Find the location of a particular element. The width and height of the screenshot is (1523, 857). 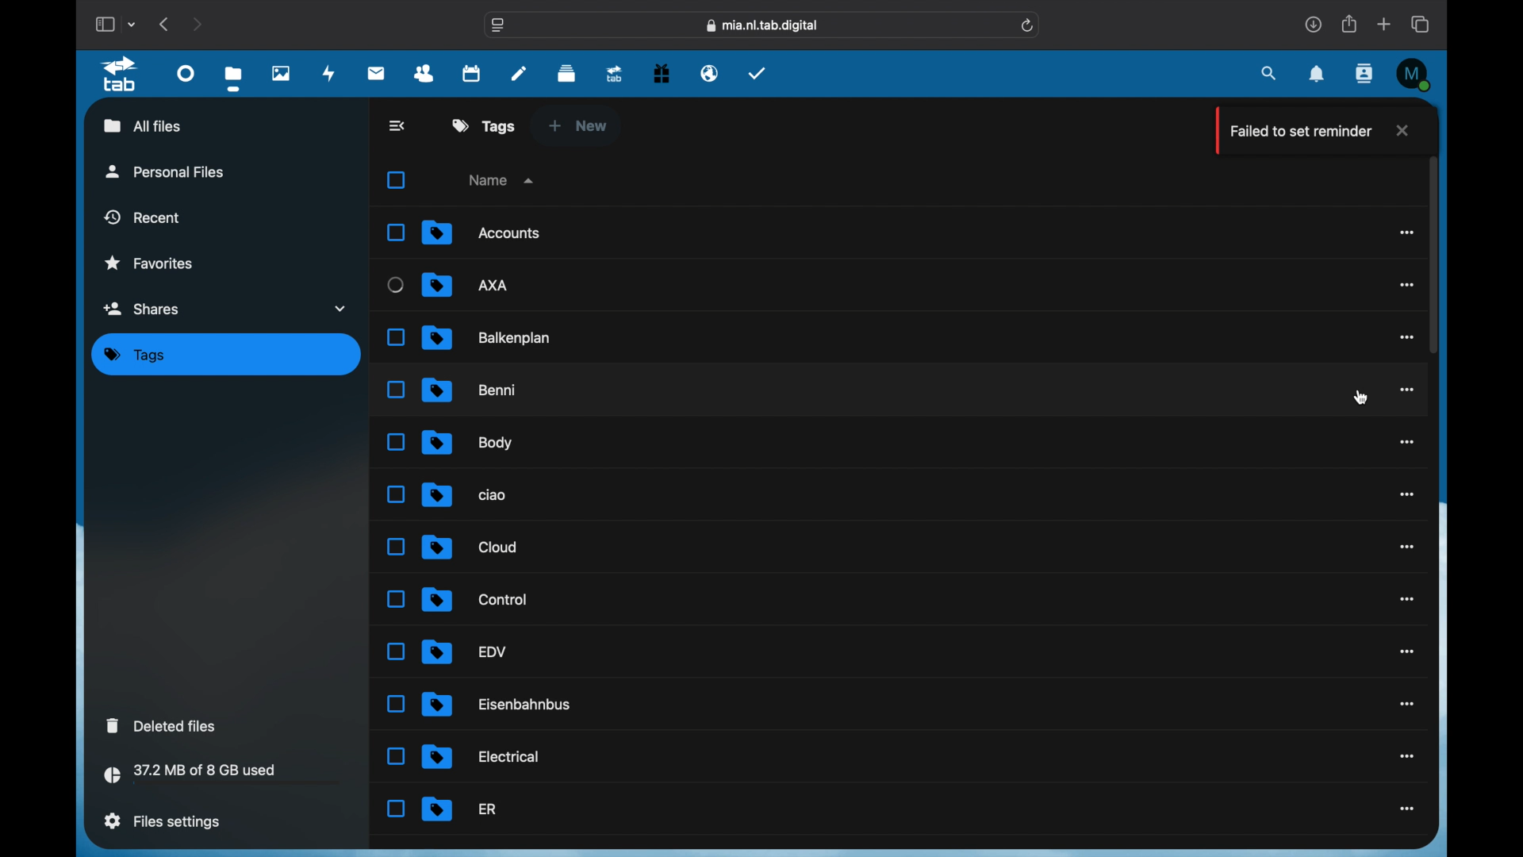

files is located at coordinates (236, 79).